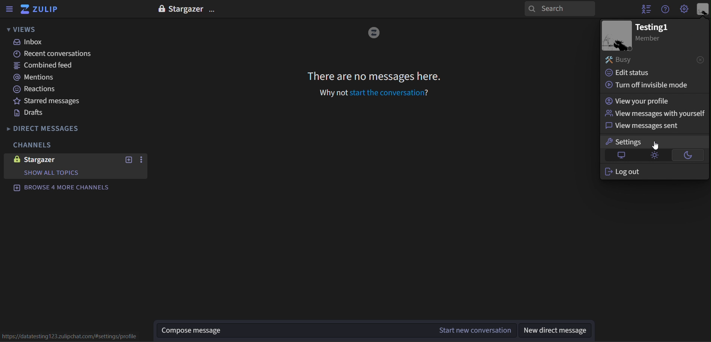 This screenshot has height=342, width=711. I want to click on Start the conversation, so click(389, 93).